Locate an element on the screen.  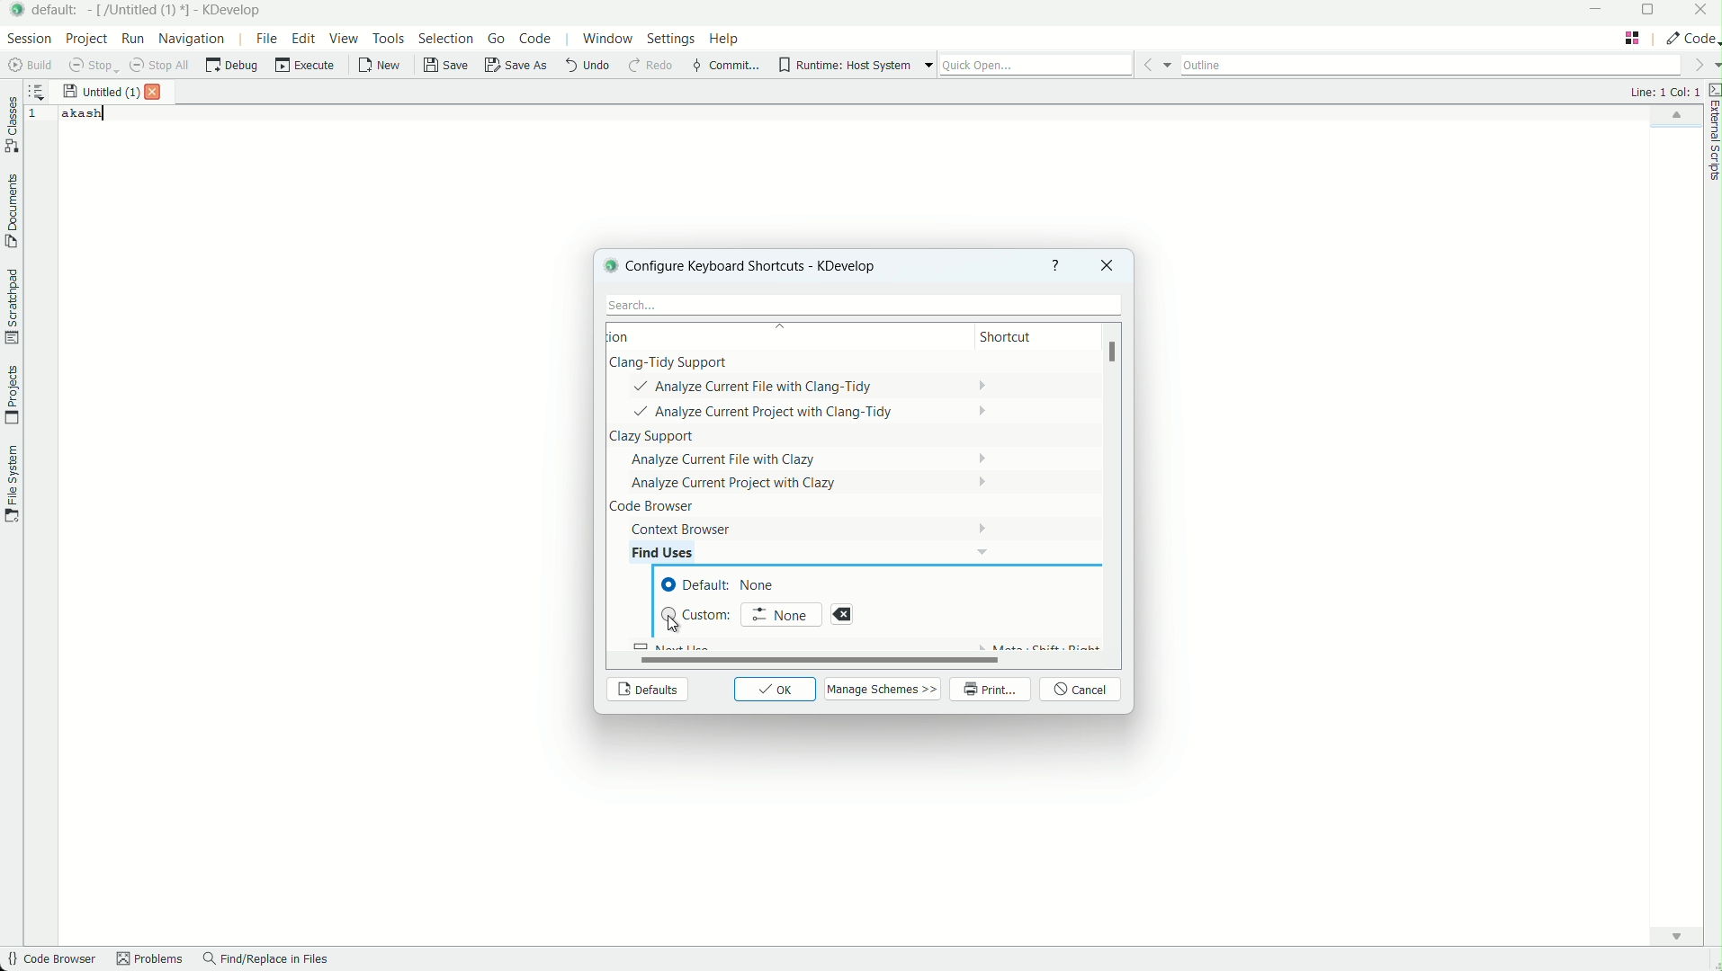
cursor positions is located at coordinates (1664, 92).